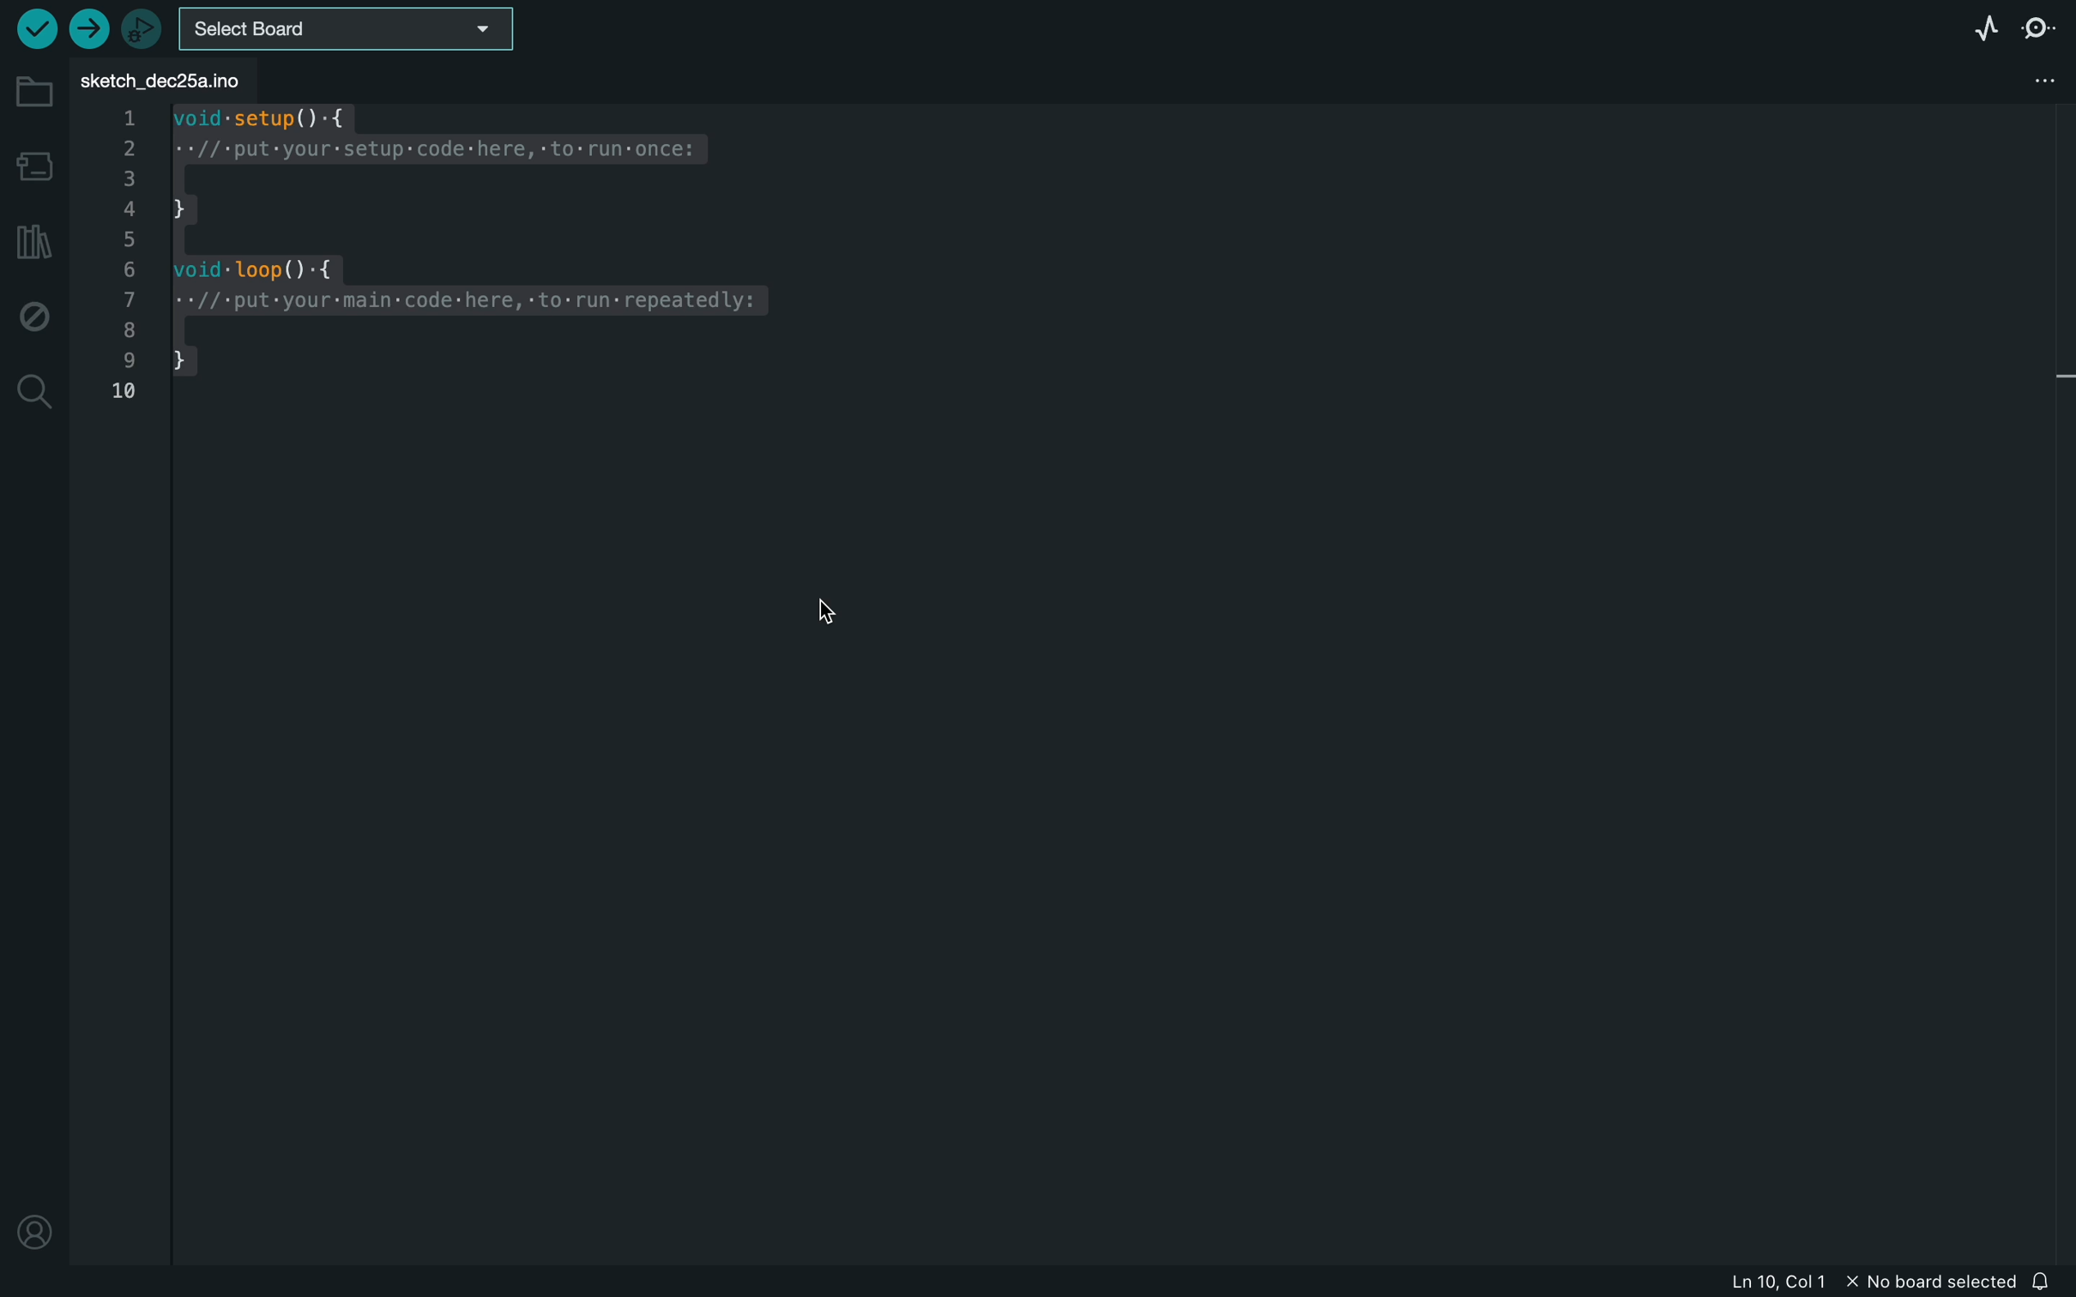 This screenshot has height=1297, width=2076. What do you see at coordinates (1847, 1283) in the screenshot?
I see `file  infomation` at bounding box center [1847, 1283].